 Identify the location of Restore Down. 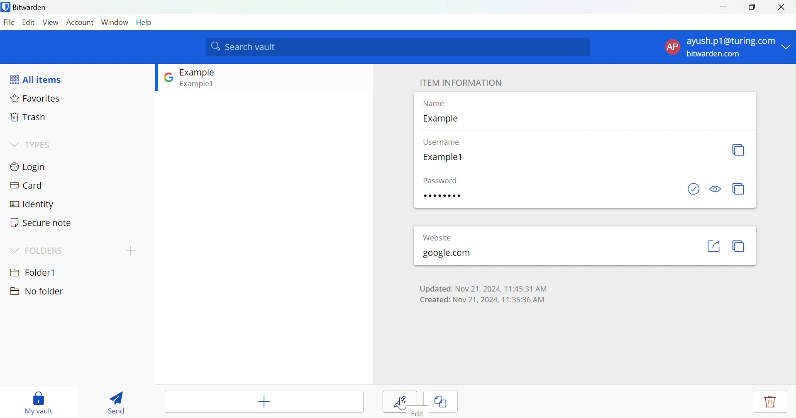
(752, 7).